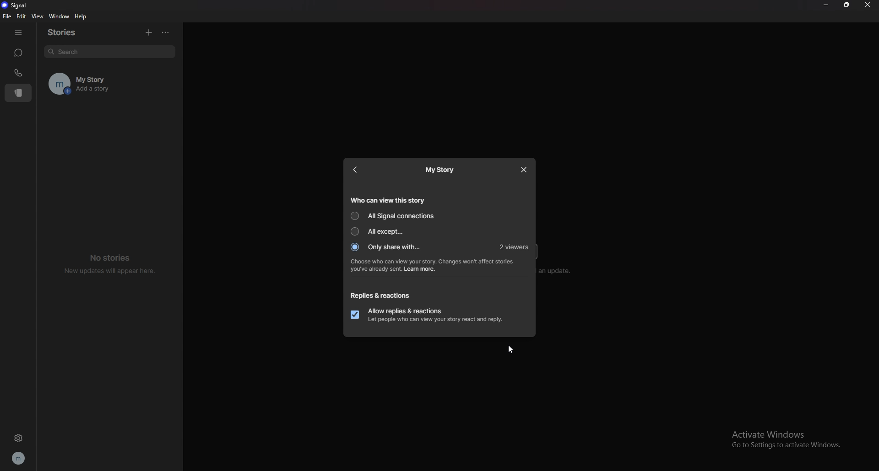  I want to click on close, so click(867, 5).